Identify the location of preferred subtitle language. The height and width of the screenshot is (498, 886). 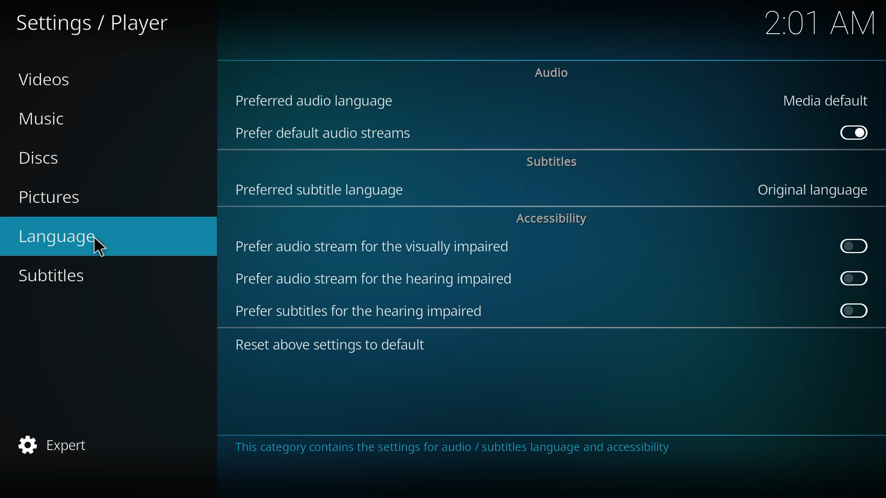
(322, 190).